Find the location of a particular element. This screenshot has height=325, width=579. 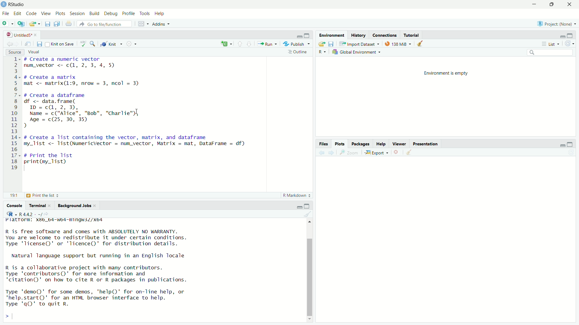

View is located at coordinates (46, 14).